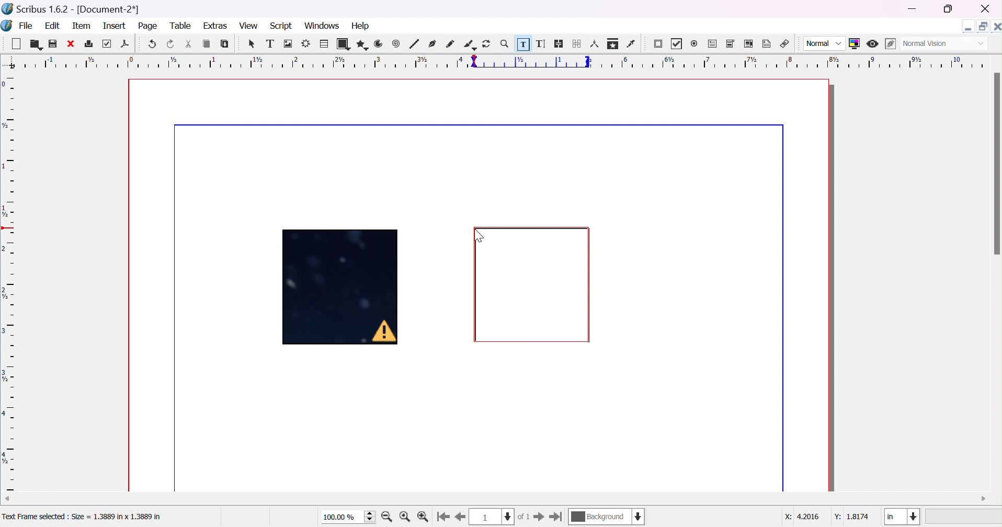  I want to click on bezier curve, so click(433, 43).